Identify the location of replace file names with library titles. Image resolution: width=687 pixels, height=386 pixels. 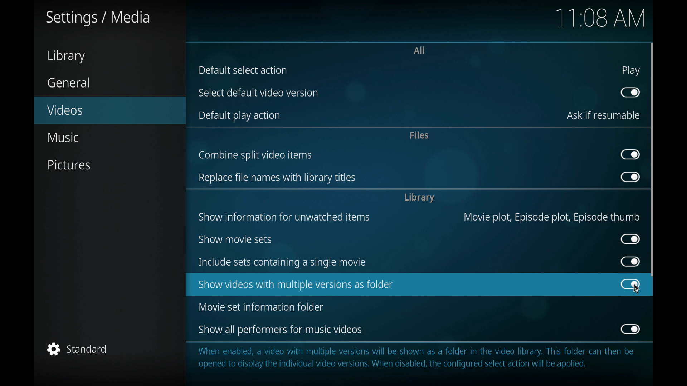
(277, 178).